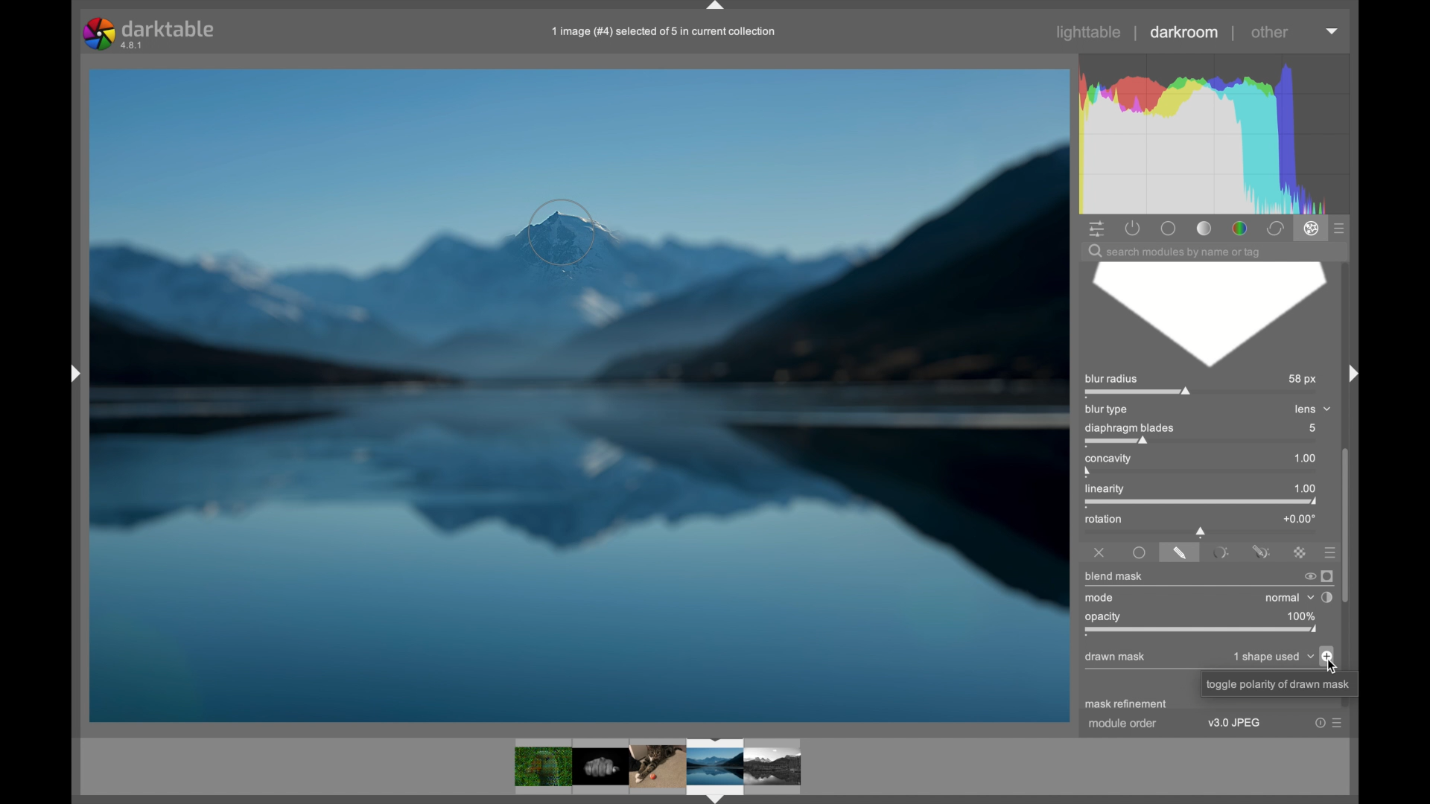 The height and width of the screenshot is (804, 1430). I want to click on presets, so click(1326, 551).